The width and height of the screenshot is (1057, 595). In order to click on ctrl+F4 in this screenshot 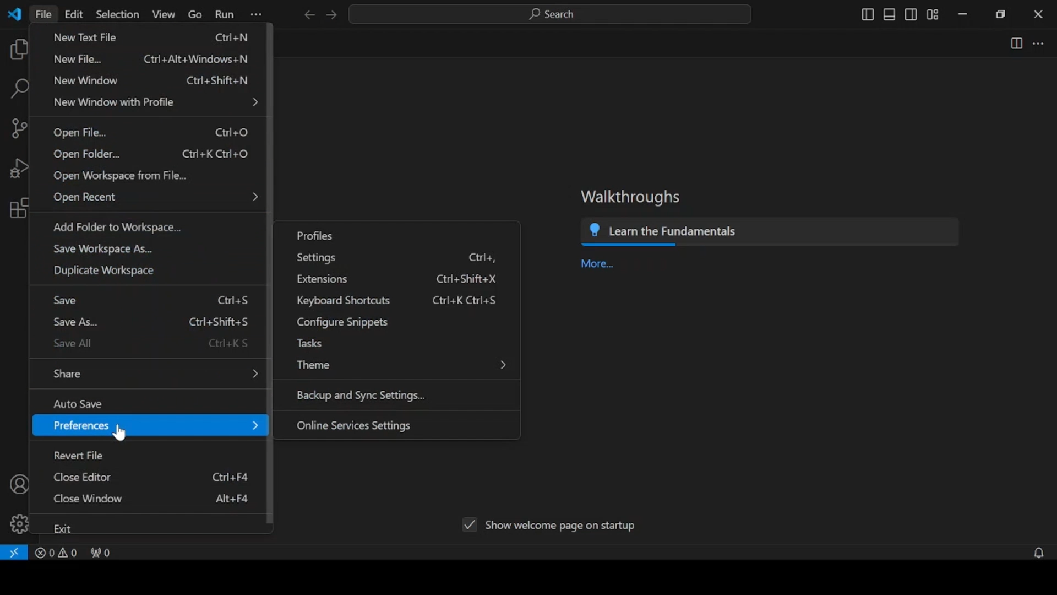, I will do `click(229, 476)`.